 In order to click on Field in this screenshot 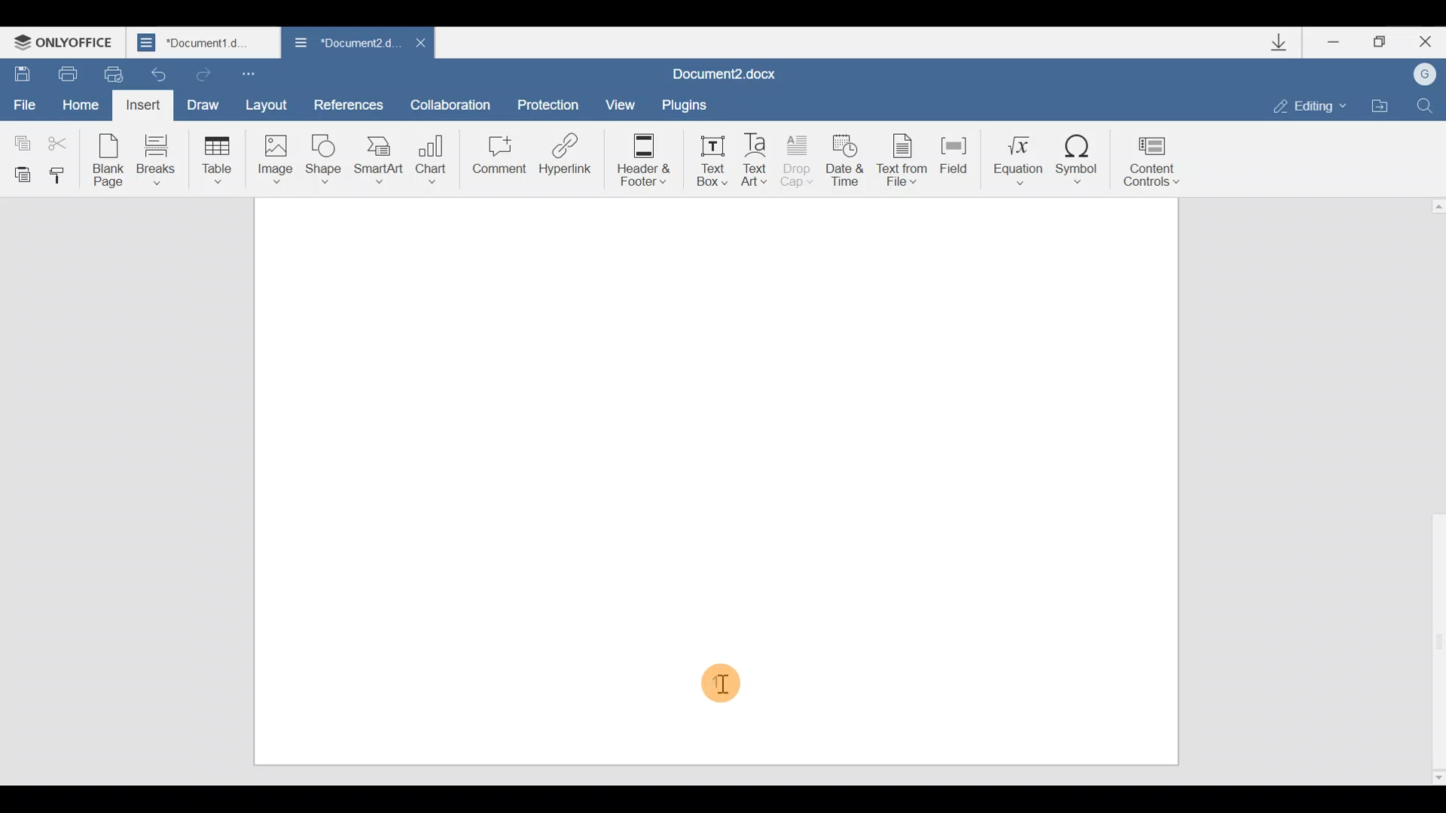, I will do `click(950, 160)`.